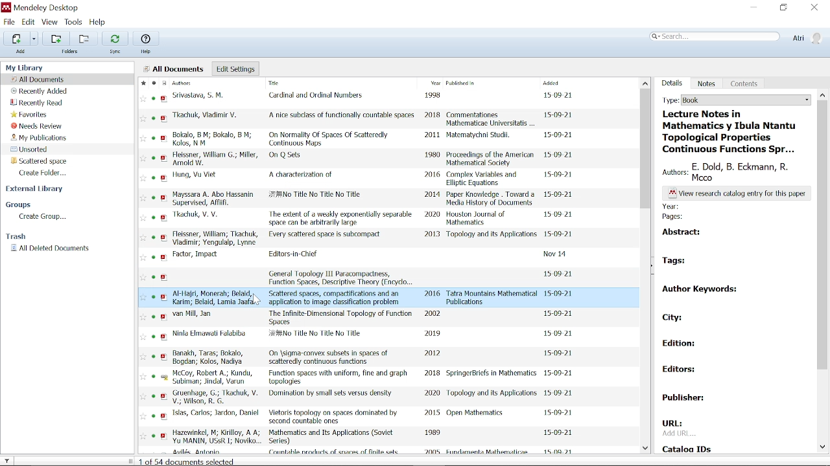 The width and height of the screenshot is (830, 466). Describe the element at coordinates (433, 235) in the screenshot. I see `2013` at that location.